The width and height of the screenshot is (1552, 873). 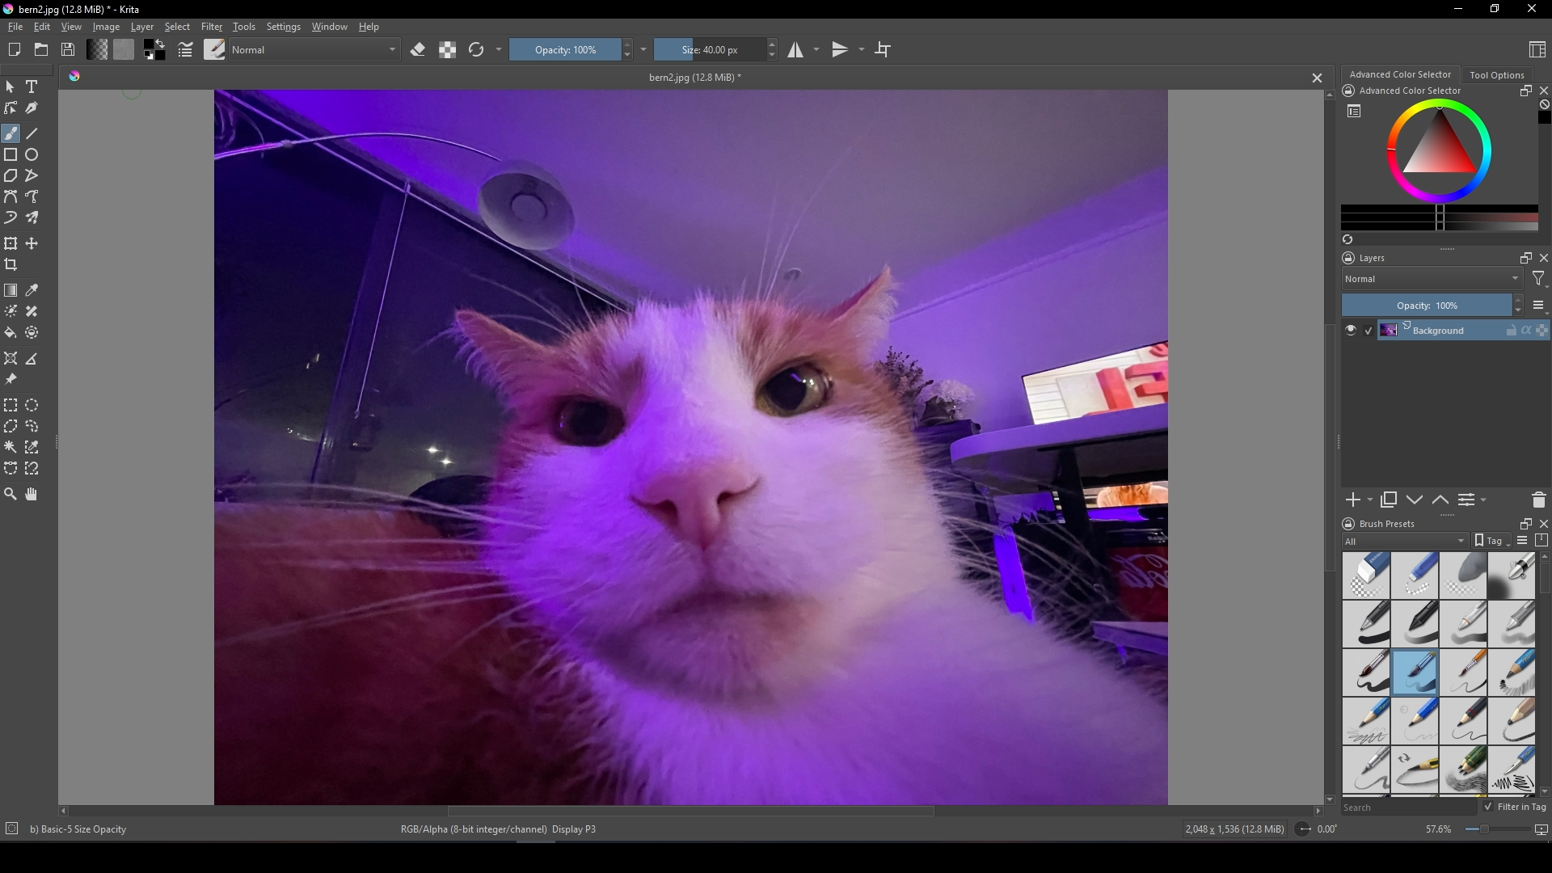 What do you see at coordinates (58, 443) in the screenshot?
I see `Left panel slider` at bounding box center [58, 443].